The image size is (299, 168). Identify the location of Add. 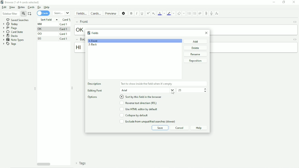
(195, 41).